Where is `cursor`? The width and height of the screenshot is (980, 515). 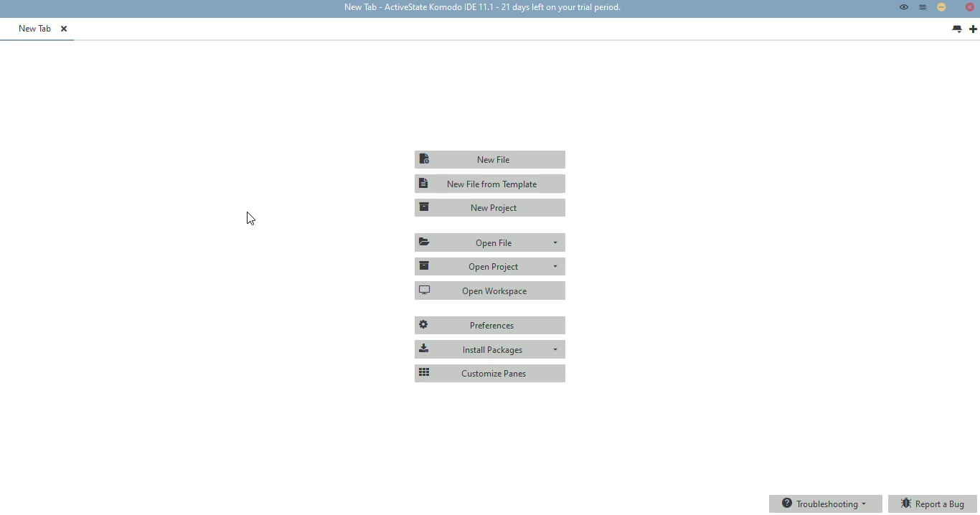
cursor is located at coordinates (251, 219).